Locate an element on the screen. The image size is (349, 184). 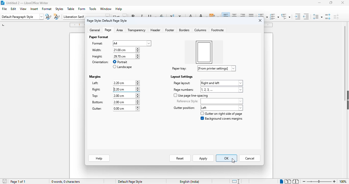
single-page view is located at coordinates (281, 181).